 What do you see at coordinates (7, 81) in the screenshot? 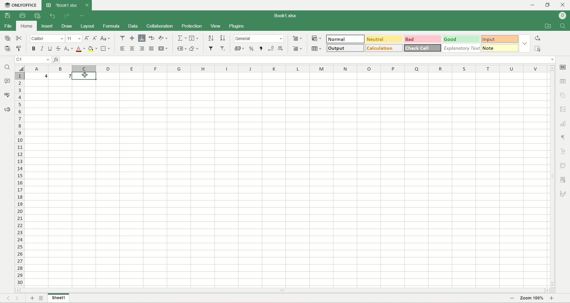
I see `comments` at bounding box center [7, 81].